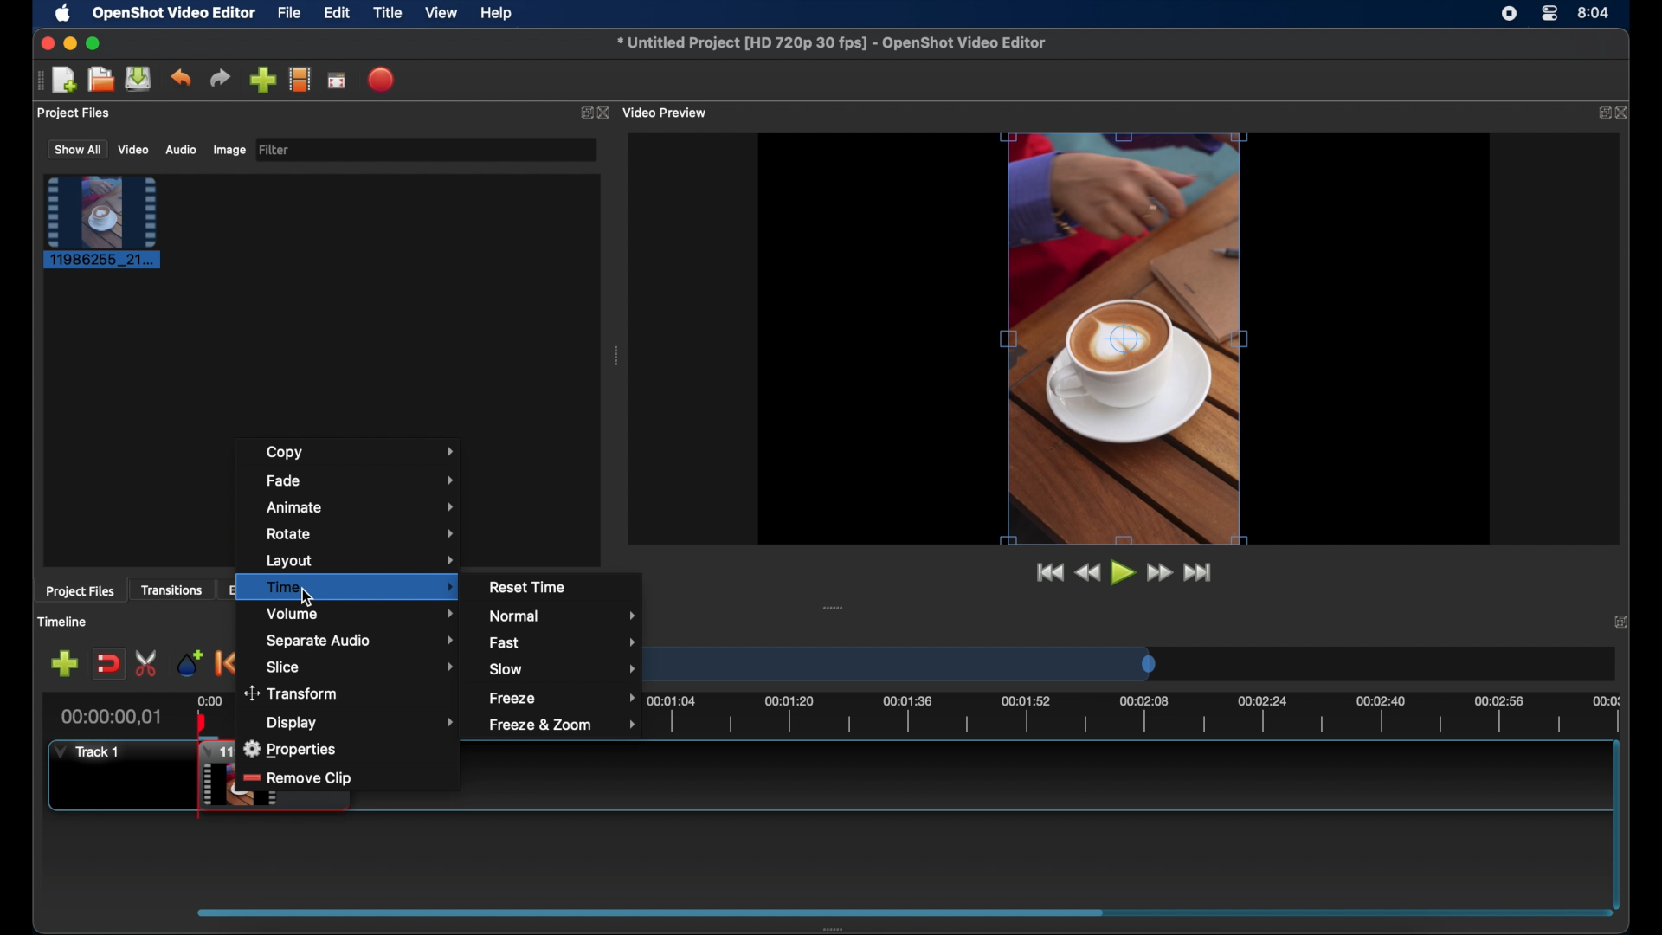 This screenshot has width=1662, height=935. Describe the element at coordinates (95, 43) in the screenshot. I see `maximize` at that location.